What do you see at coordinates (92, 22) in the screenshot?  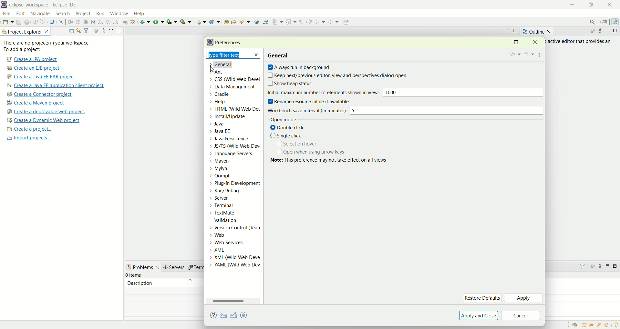 I see `disconnect` at bounding box center [92, 22].